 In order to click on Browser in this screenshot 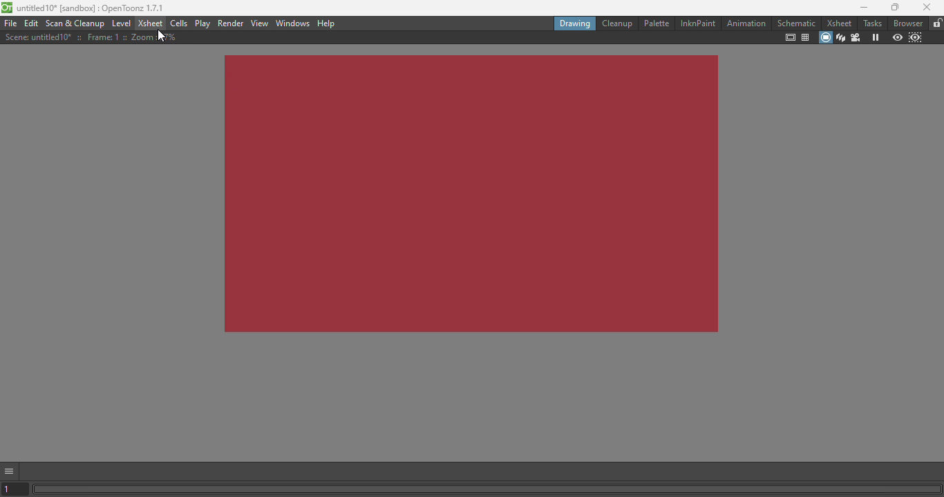, I will do `click(906, 23)`.